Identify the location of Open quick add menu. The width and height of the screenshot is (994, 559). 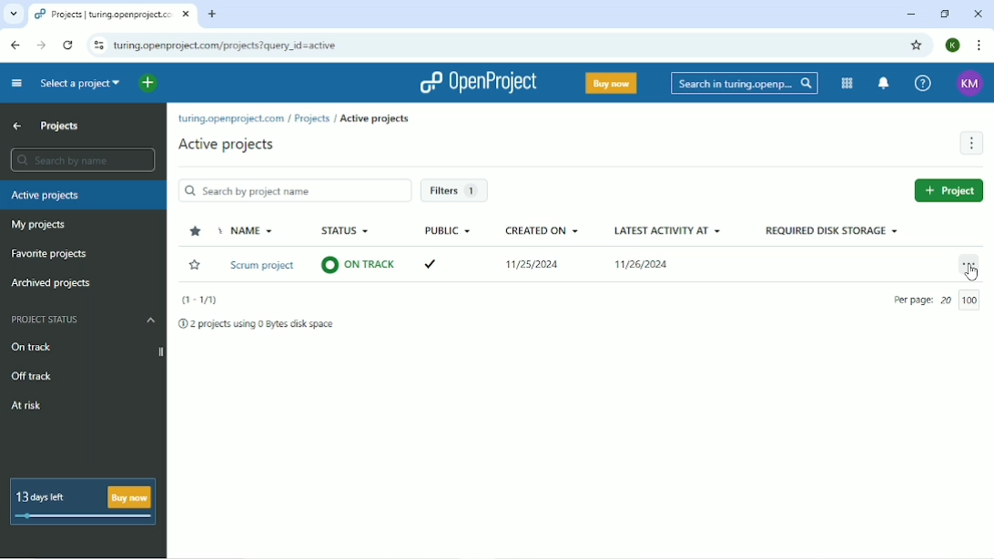
(148, 84).